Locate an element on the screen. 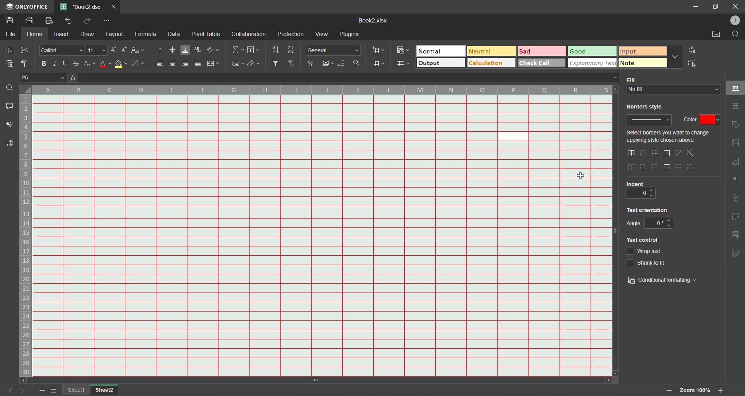 The height and width of the screenshot is (396, 745). clear filter is located at coordinates (293, 65).